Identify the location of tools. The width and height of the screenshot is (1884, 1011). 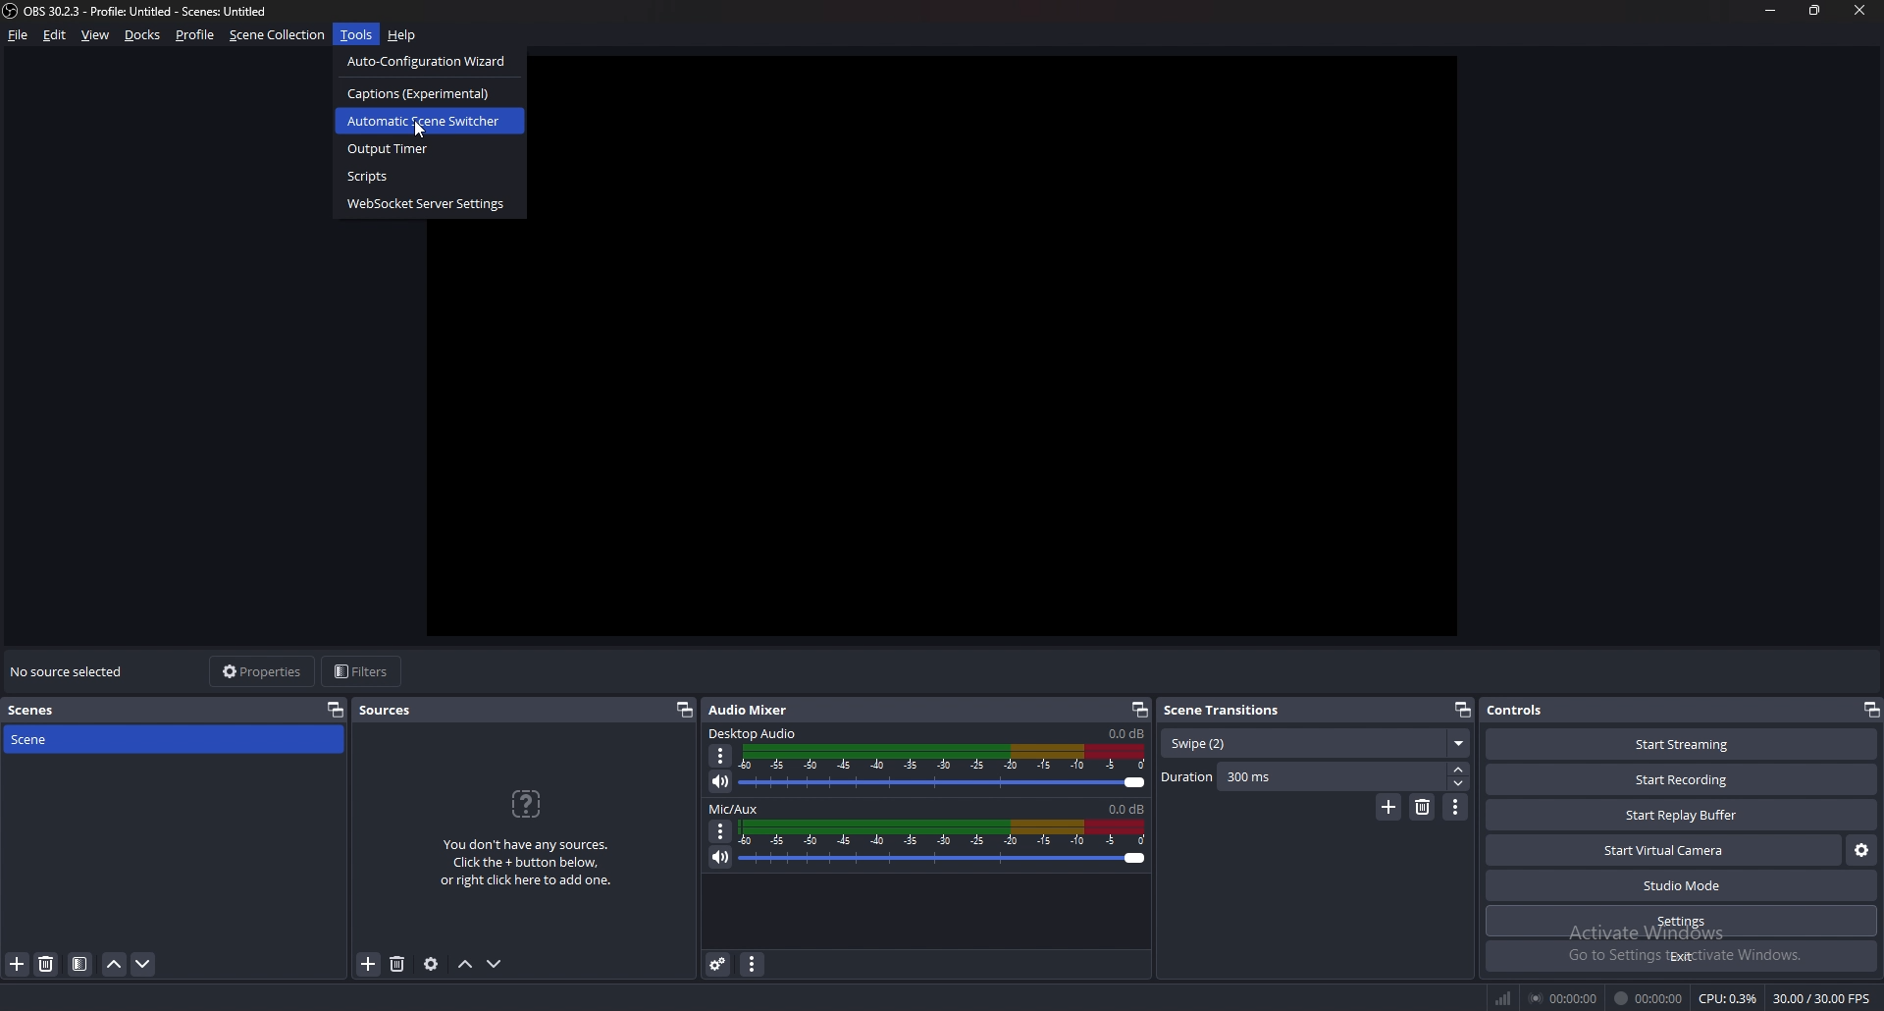
(357, 34).